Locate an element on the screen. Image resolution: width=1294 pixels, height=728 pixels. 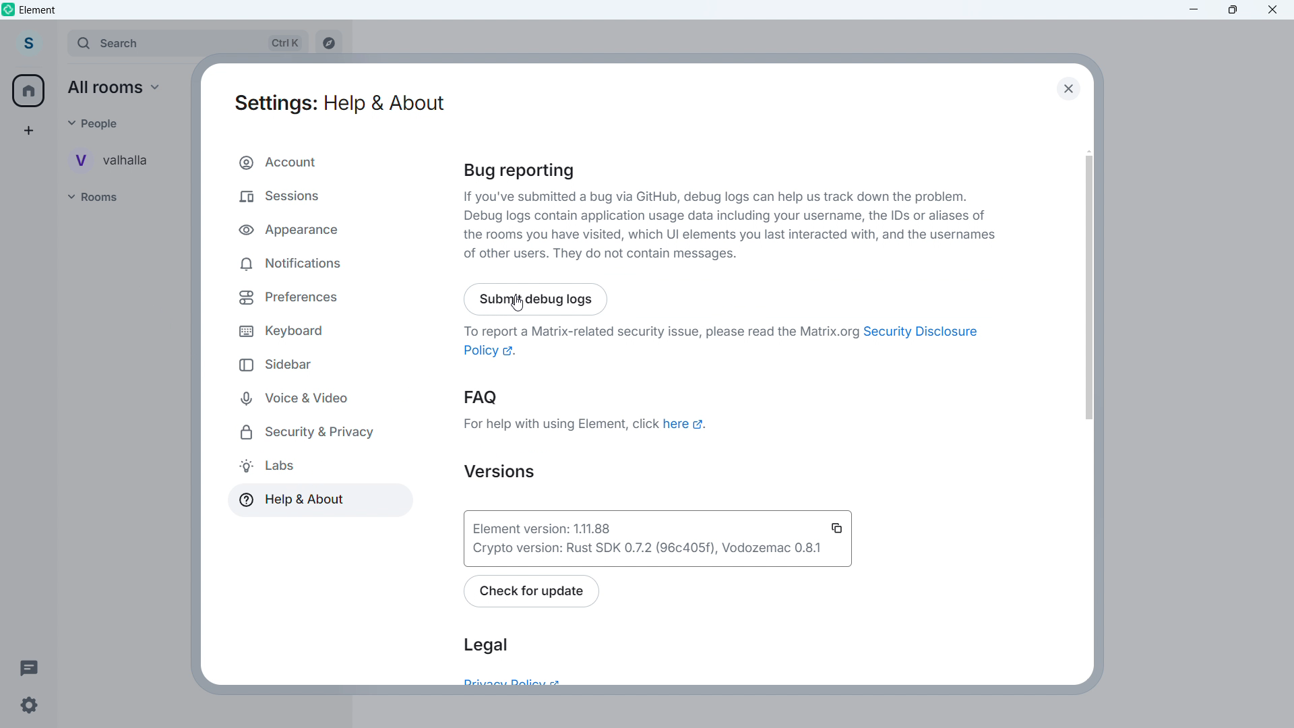
cursor is located at coordinates (524, 306).